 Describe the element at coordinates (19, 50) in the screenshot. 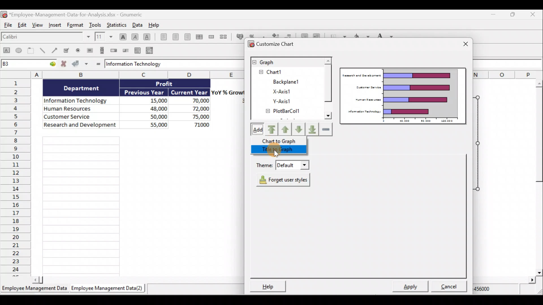

I see `Create an ellipse object` at that location.